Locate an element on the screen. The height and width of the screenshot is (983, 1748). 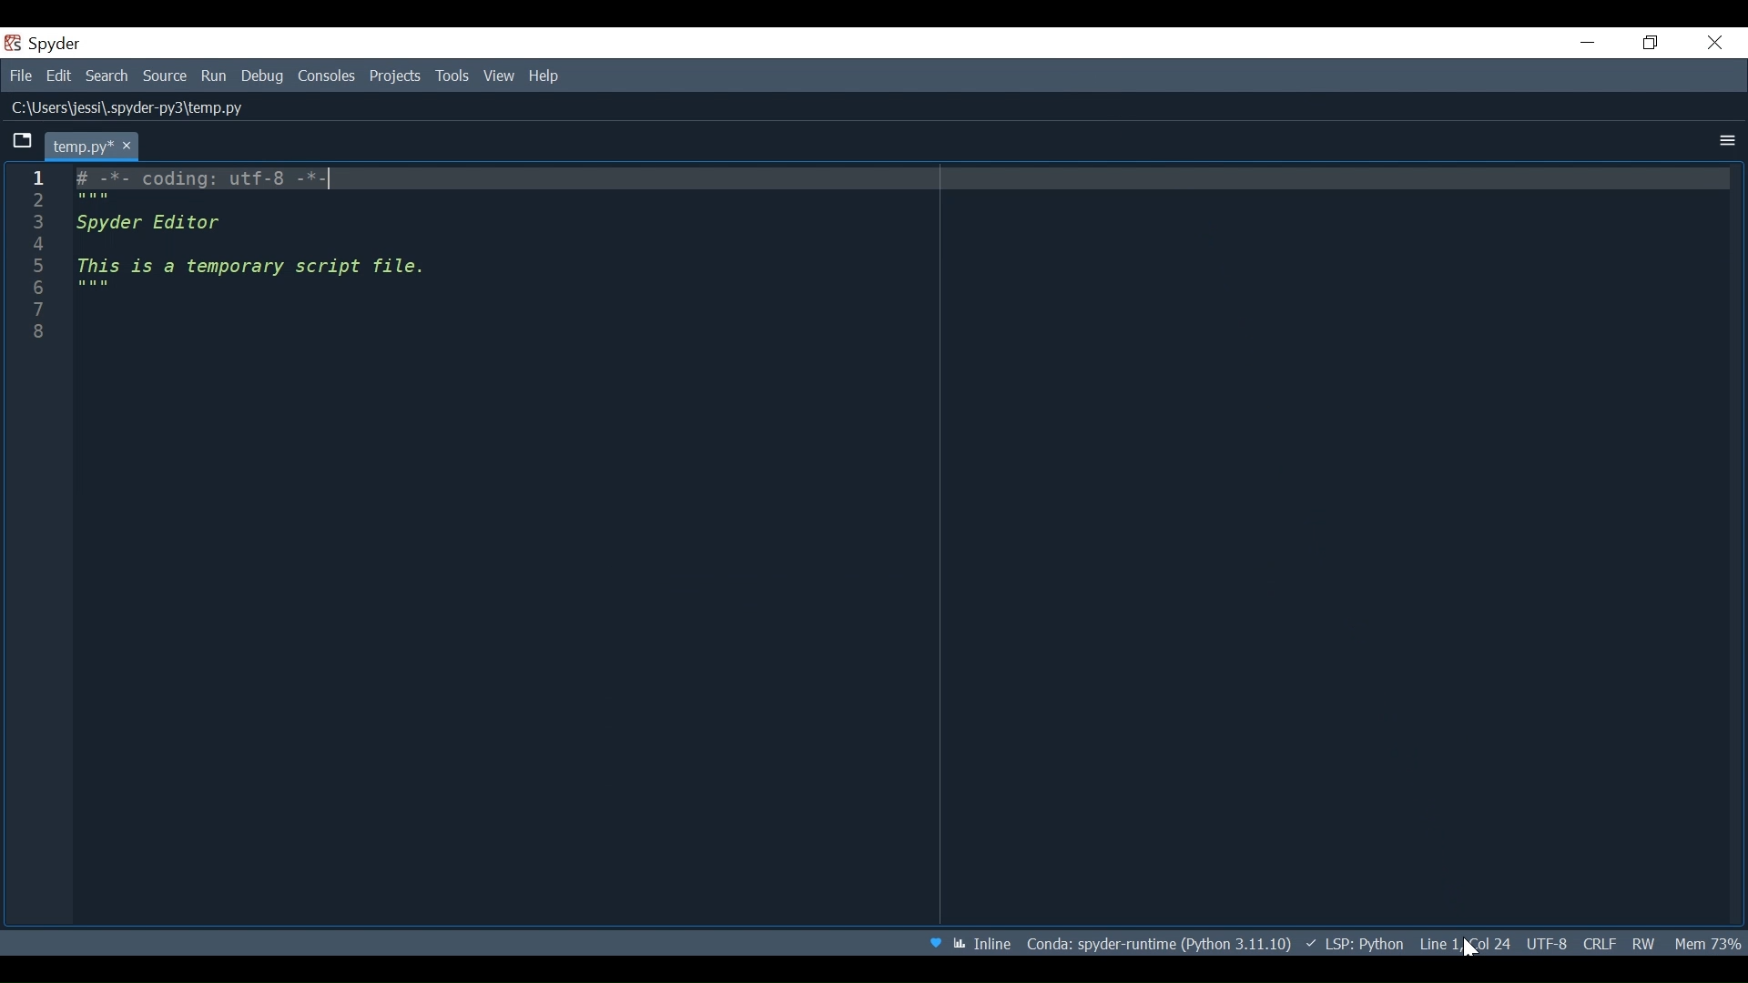
Debug is located at coordinates (263, 76).